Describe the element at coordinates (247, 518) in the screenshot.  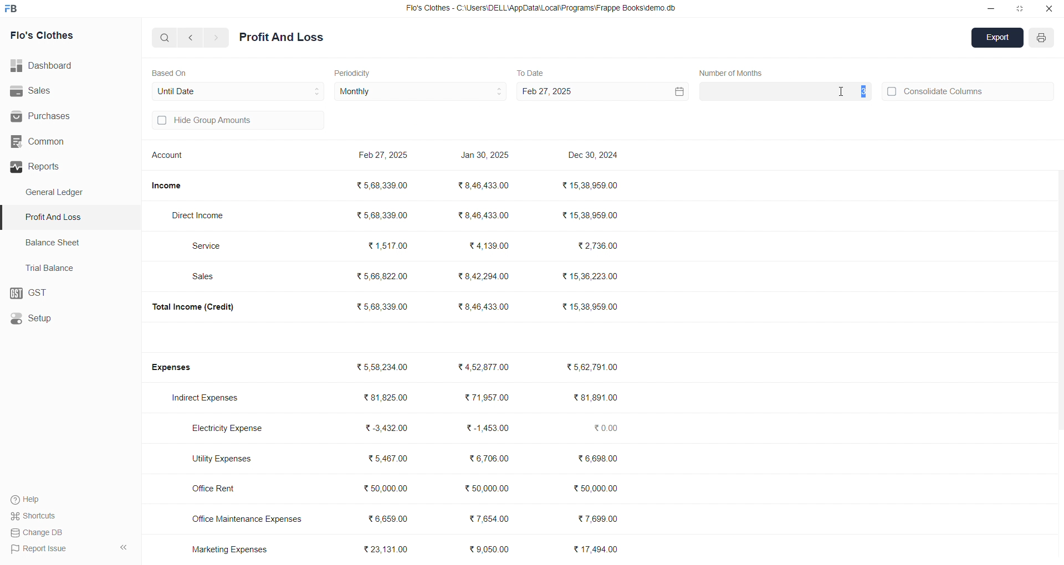
I see `Office Maintenance Expenses` at that location.